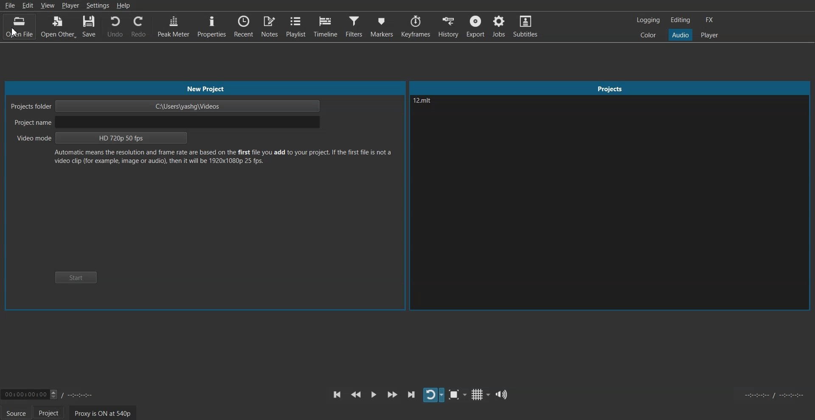 This screenshot has height=420, width=815. What do you see at coordinates (680, 20) in the screenshot?
I see `Editing` at bounding box center [680, 20].